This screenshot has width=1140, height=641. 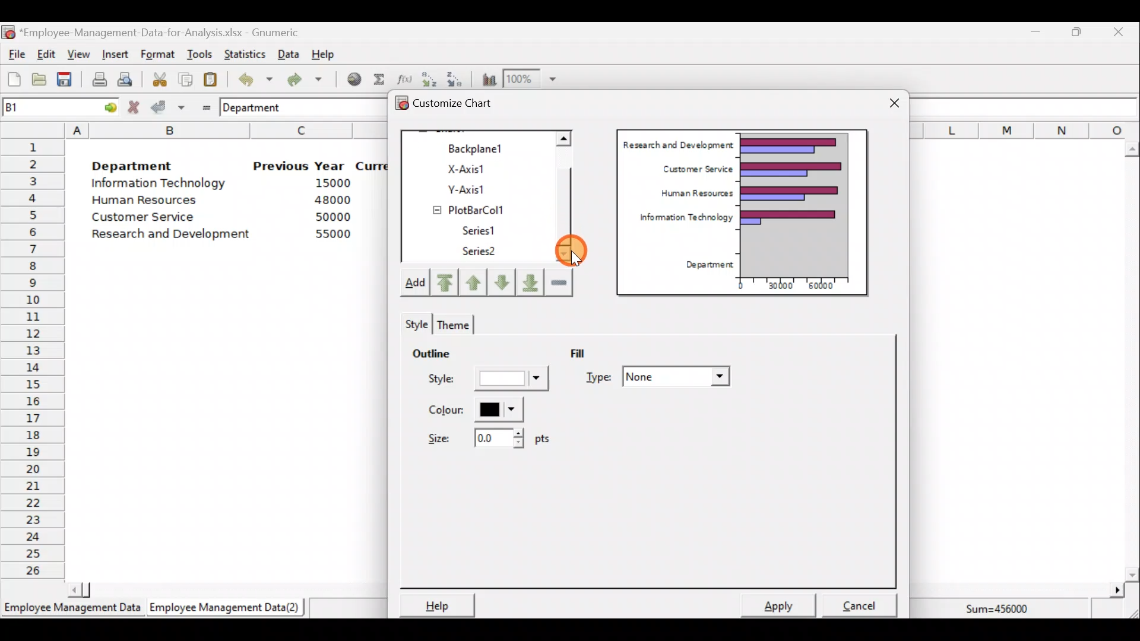 What do you see at coordinates (168, 106) in the screenshot?
I see `Accept change` at bounding box center [168, 106].